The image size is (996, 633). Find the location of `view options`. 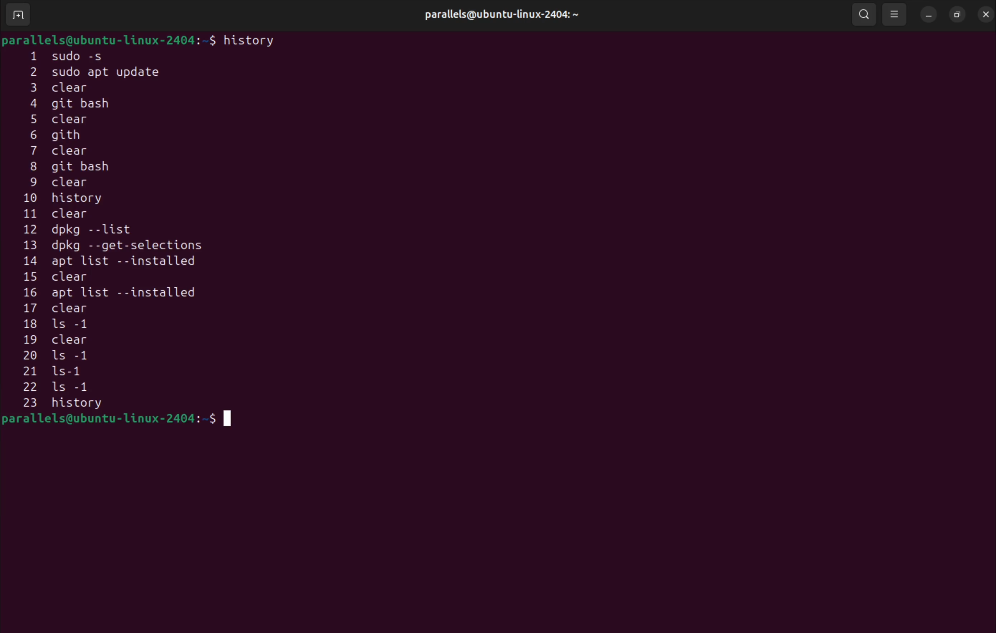

view options is located at coordinates (895, 14).